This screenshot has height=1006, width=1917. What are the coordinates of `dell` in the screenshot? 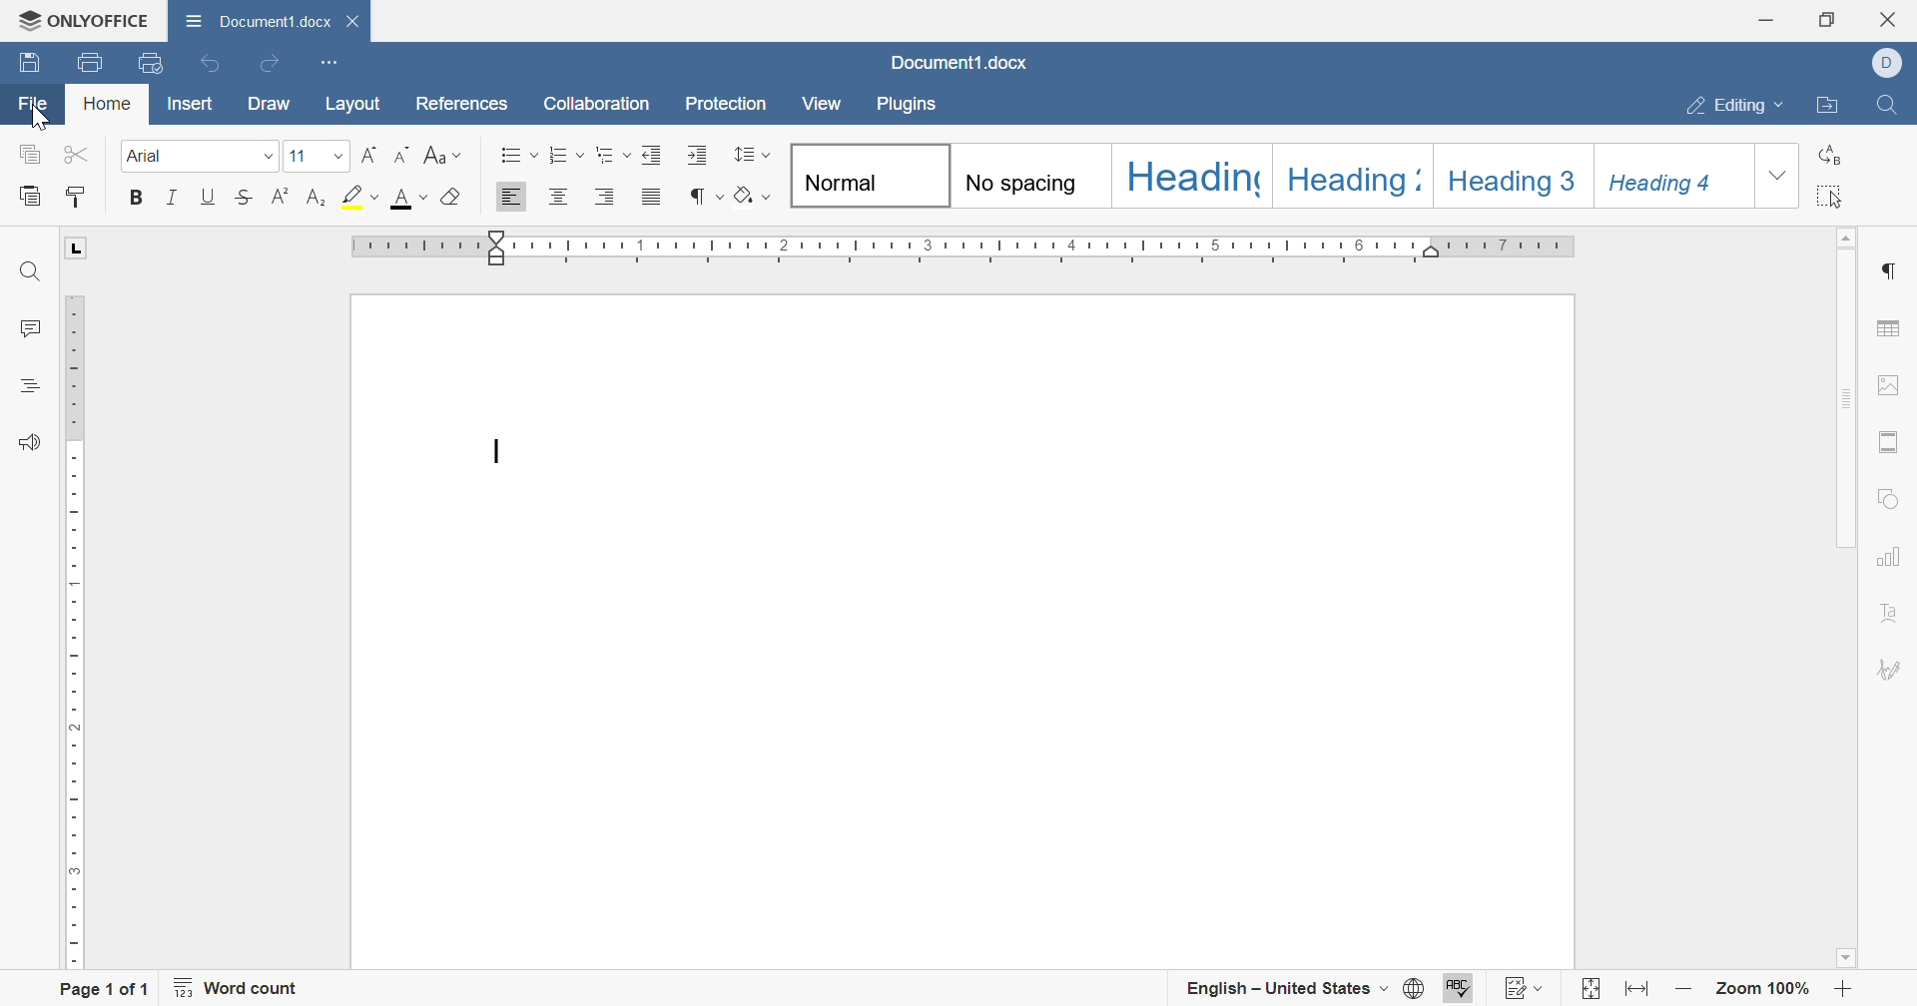 It's located at (1889, 65).